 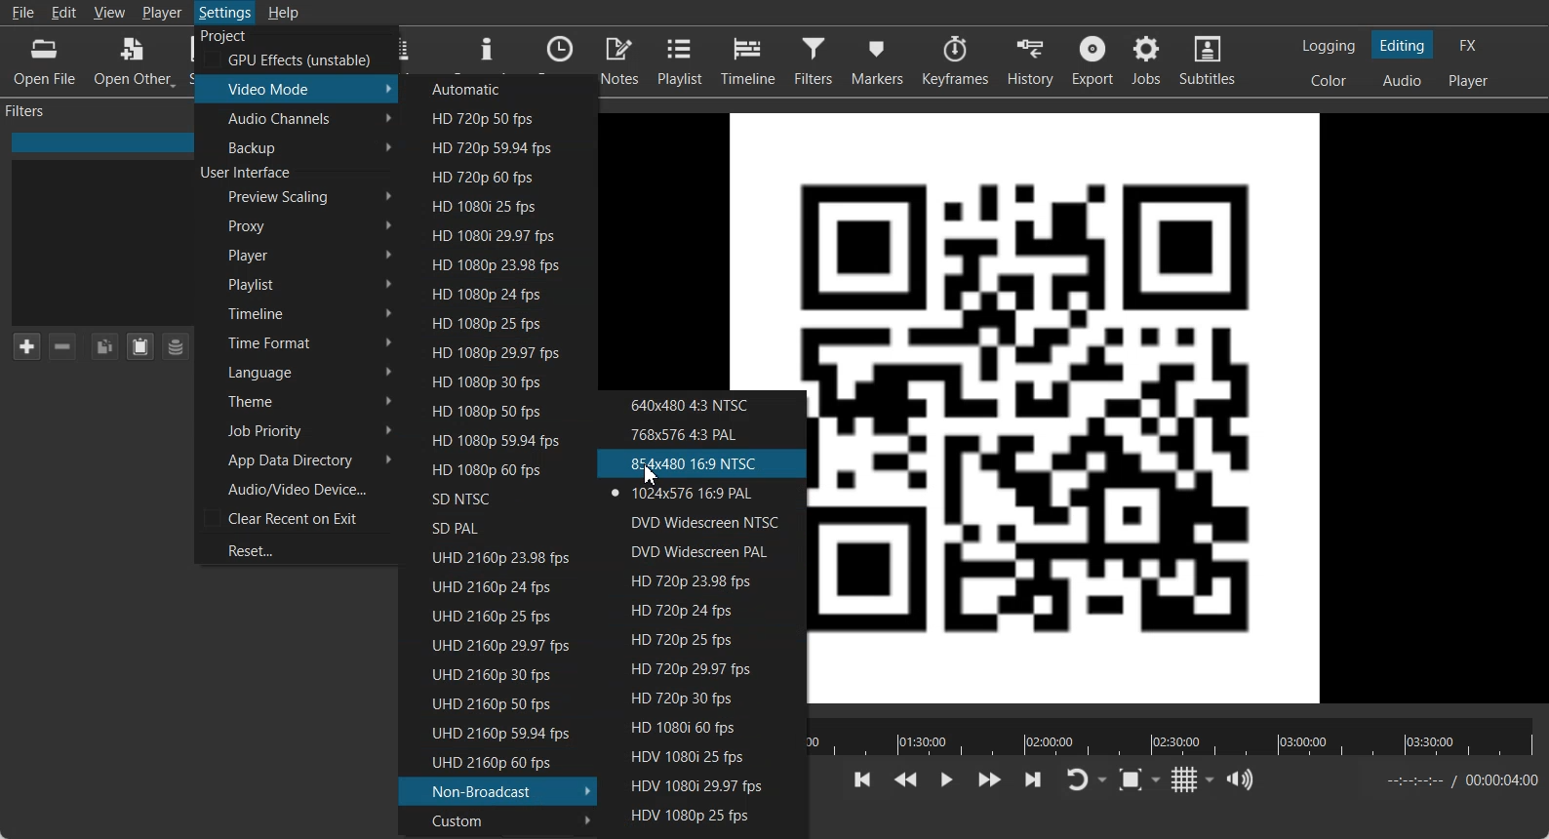 I want to click on Text, so click(x=248, y=174).